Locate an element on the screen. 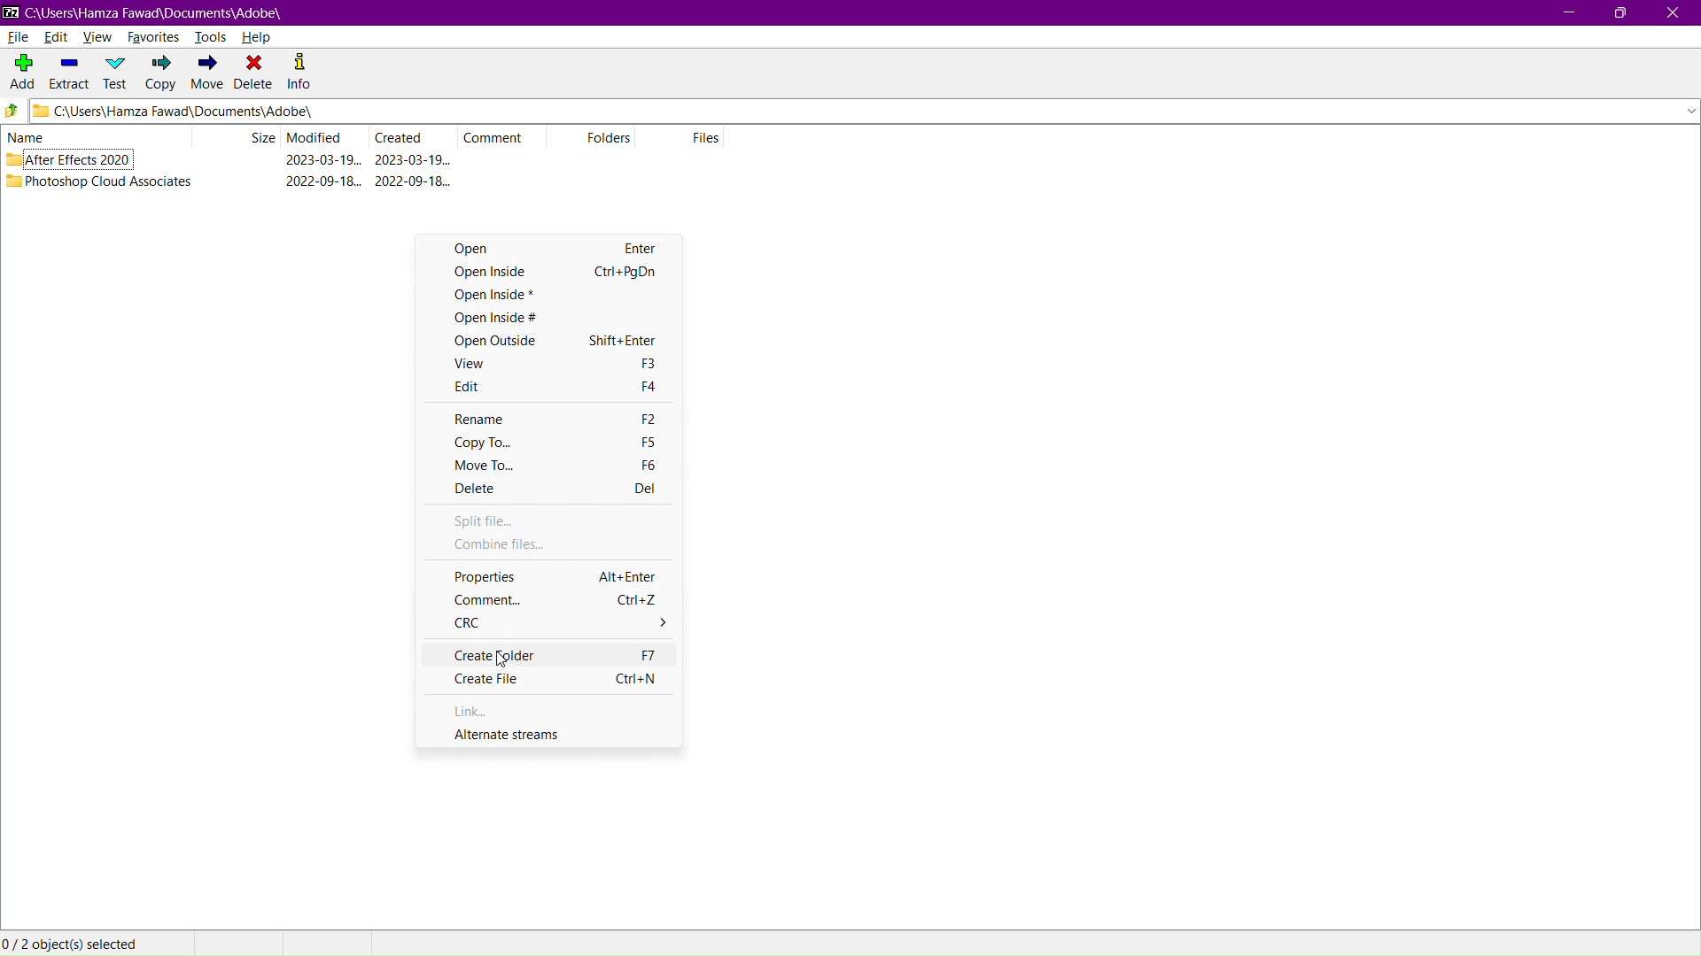 The height and width of the screenshot is (956, 1701). Copy is located at coordinates (158, 73).